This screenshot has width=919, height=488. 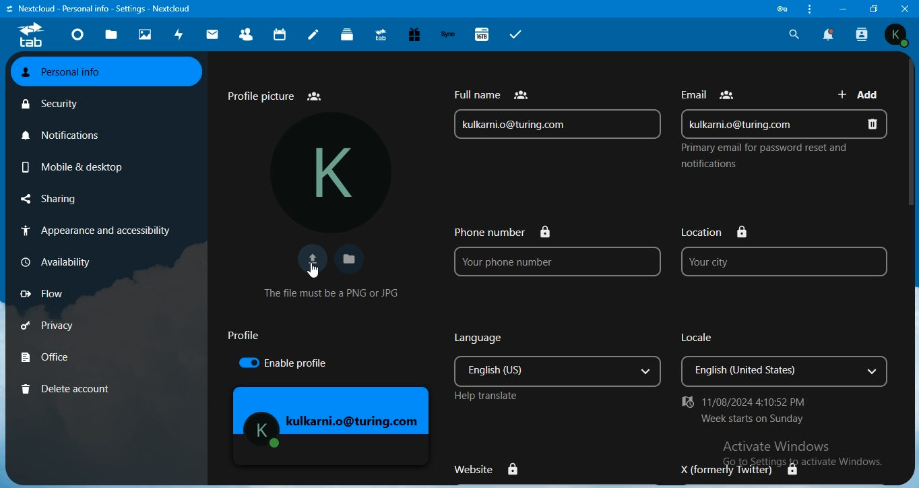 I want to click on language, so click(x=557, y=365).